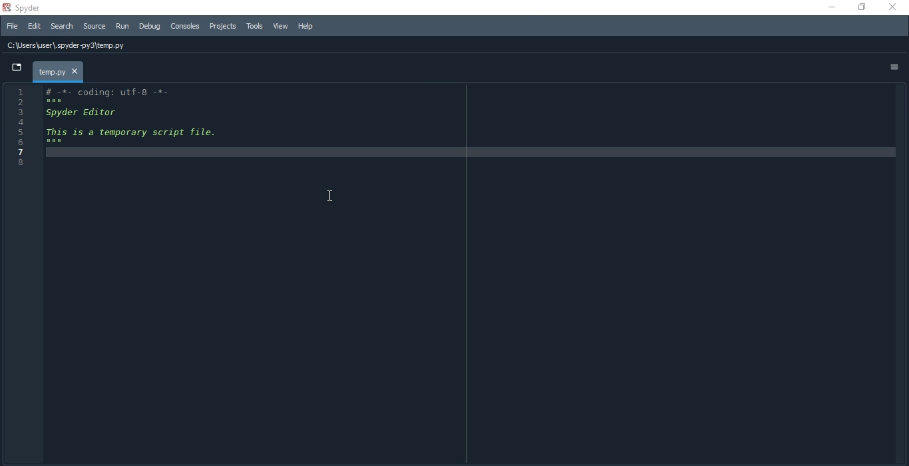  Describe the element at coordinates (93, 26) in the screenshot. I see `source` at that location.